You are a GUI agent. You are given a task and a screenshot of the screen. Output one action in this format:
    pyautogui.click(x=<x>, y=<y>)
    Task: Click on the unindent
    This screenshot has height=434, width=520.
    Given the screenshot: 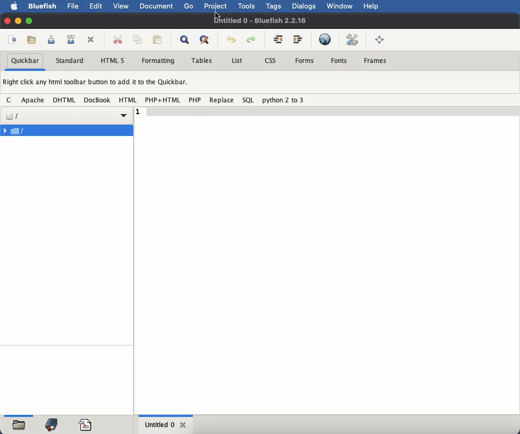 What is the action you would take?
    pyautogui.click(x=279, y=39)
    